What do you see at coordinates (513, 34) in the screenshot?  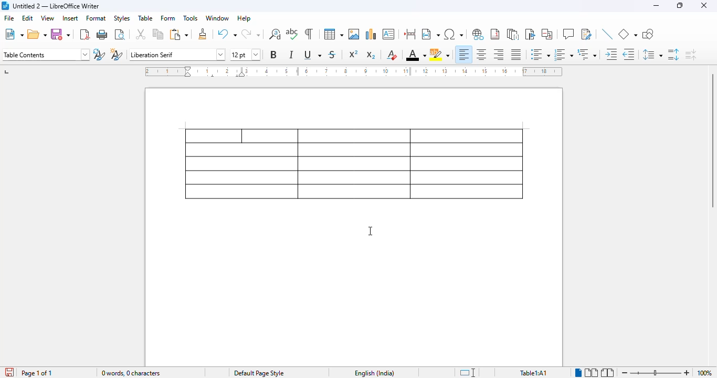 I see `insert endnote` at bounding box center [513, 34].